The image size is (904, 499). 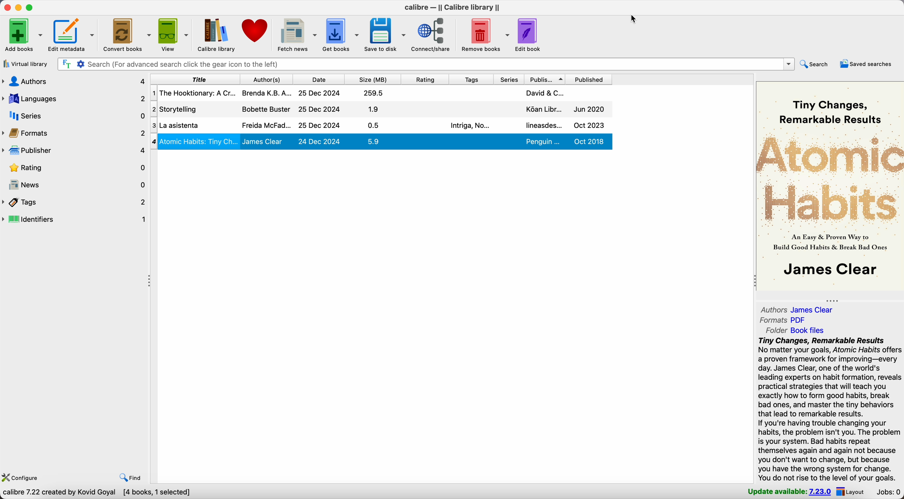 What do you see at coordinates (546, 79) in the screenshot?
I see `click on publisher` at bounding box center [546, 79].